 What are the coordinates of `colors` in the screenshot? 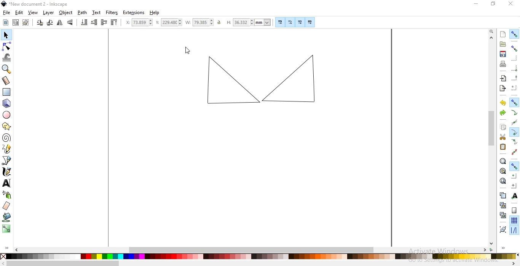 It's located at (259, 257).